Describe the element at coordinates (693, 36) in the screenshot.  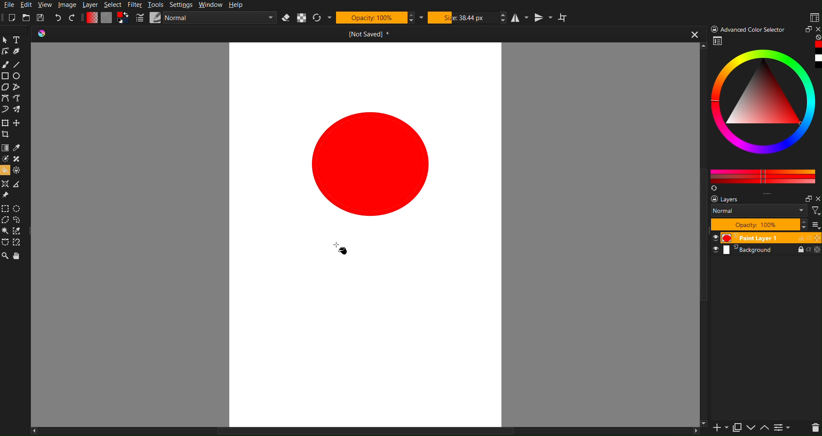
I see `close` at that location.